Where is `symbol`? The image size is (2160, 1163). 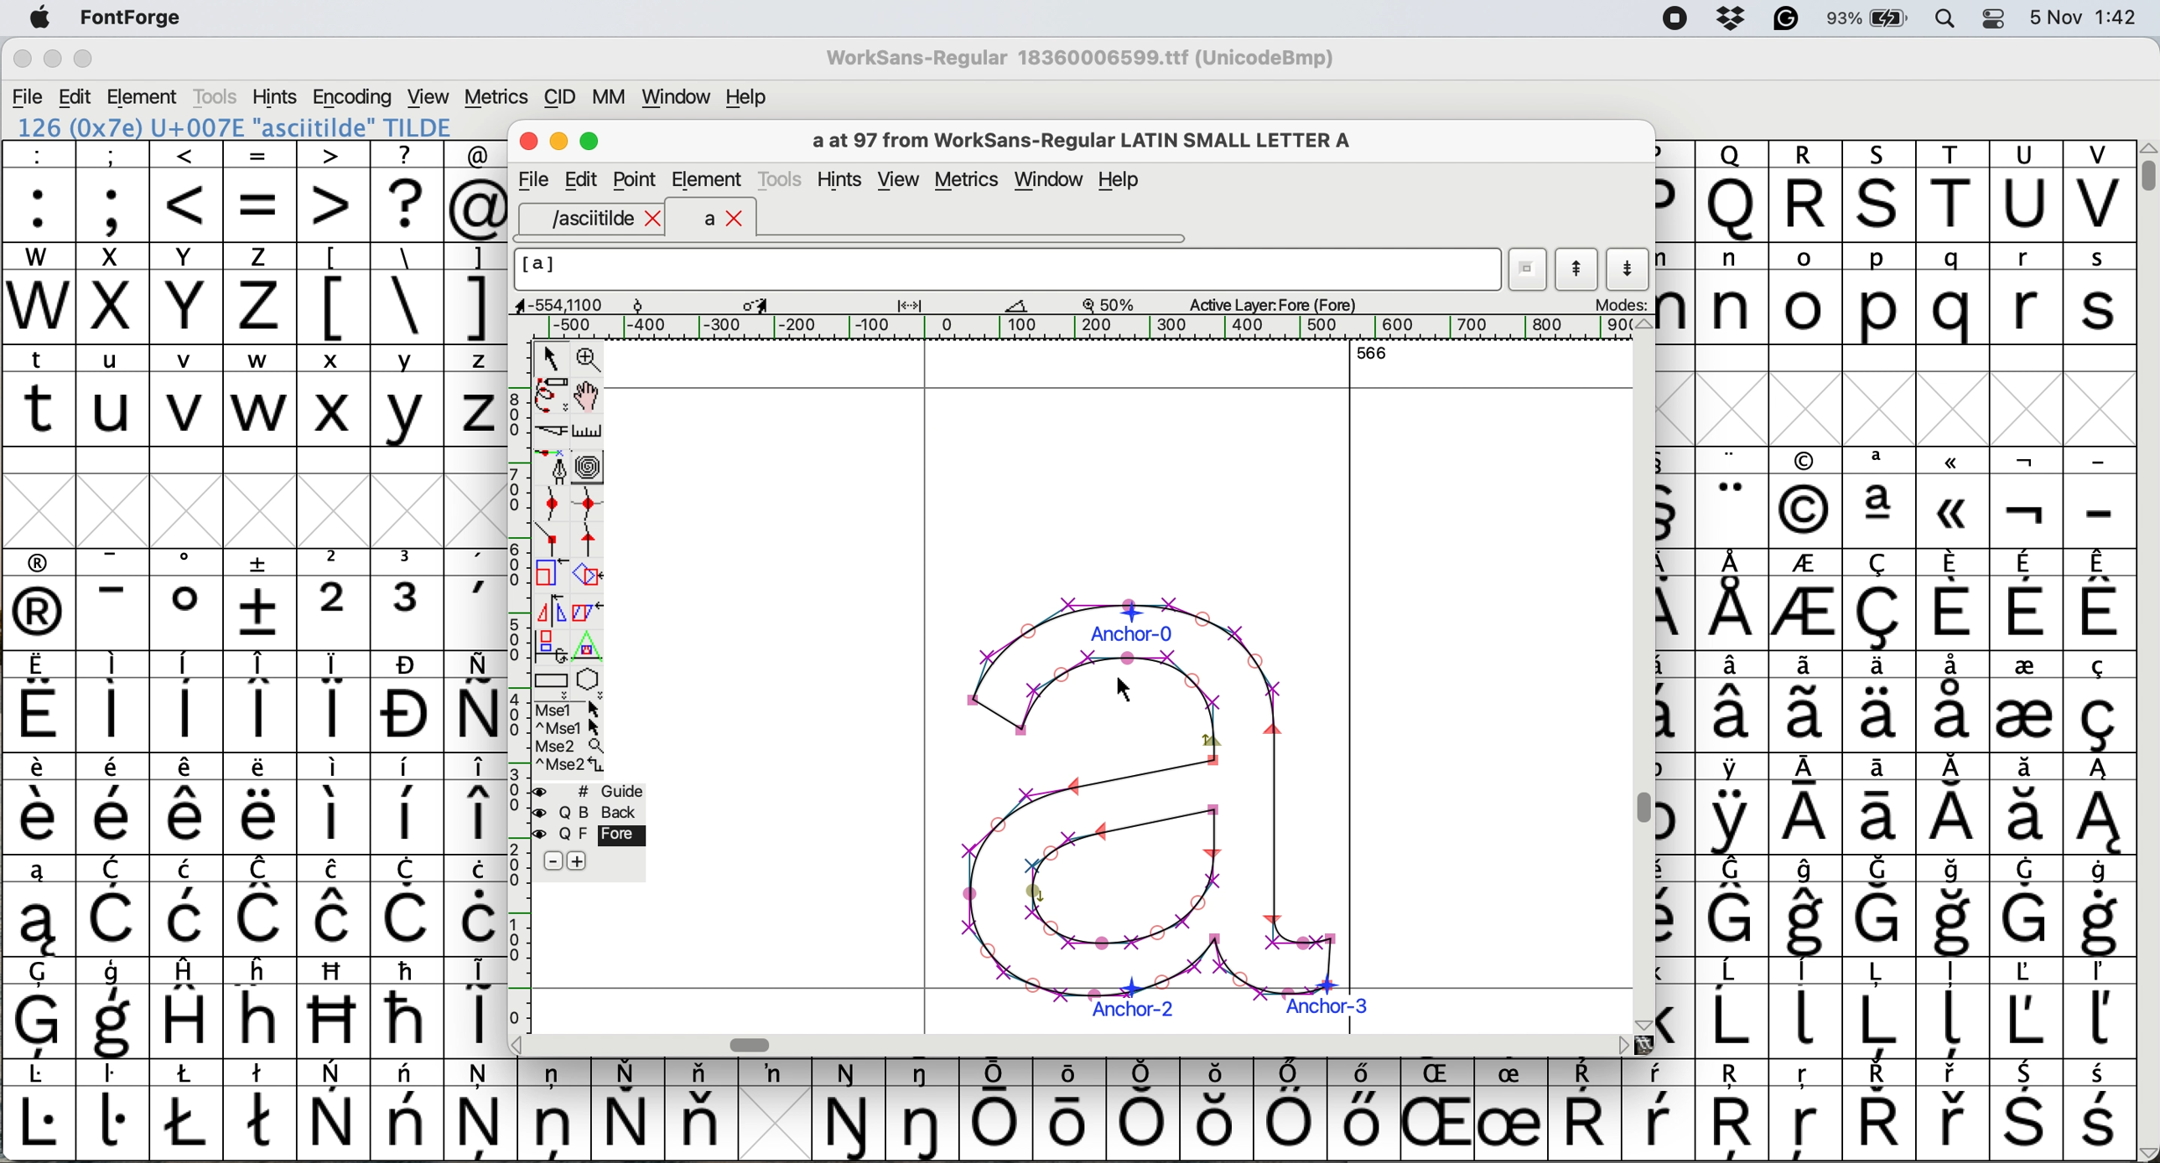
symbol is located at coordinates (554, 1108).